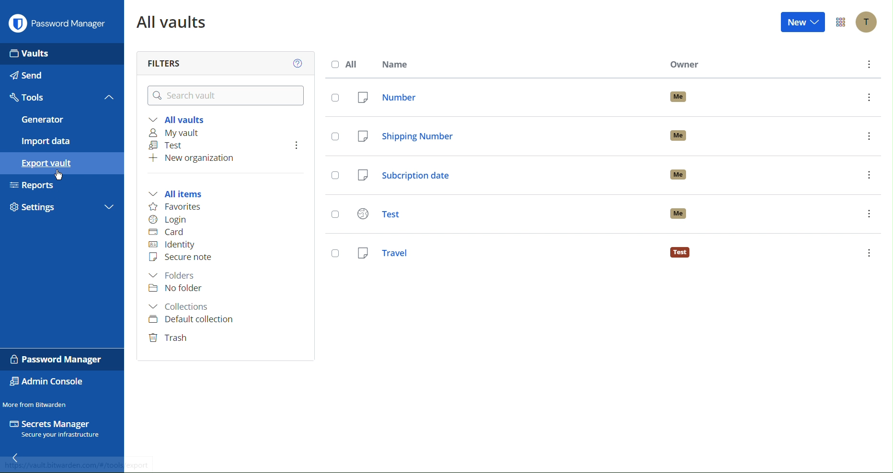 This screenshot has height=473, width=893. What do you see at coordinates (181, 118) in the screenshot?
I see `All Vaults` at bounding box center [181, 118].